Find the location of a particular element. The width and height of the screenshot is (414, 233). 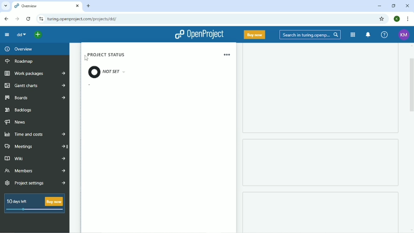

Boards is located at coordinates (34, 98).